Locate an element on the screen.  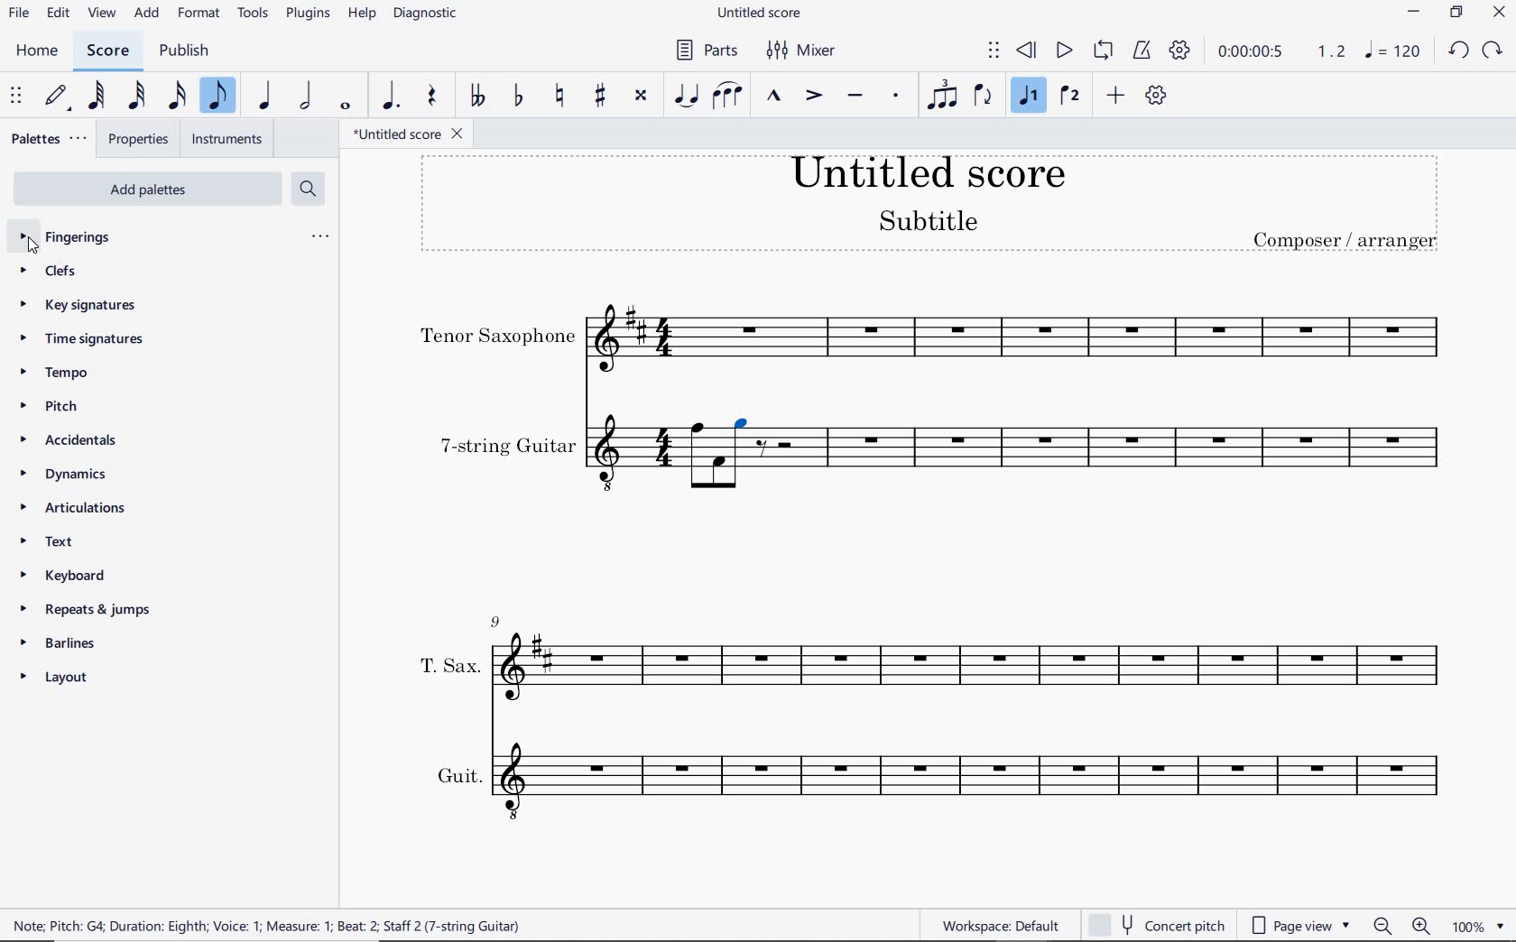
PLUGINS is located at coordinates (308, 17).